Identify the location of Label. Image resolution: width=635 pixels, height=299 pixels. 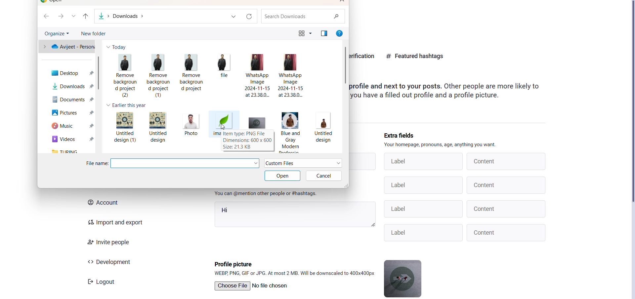
(422, 185).